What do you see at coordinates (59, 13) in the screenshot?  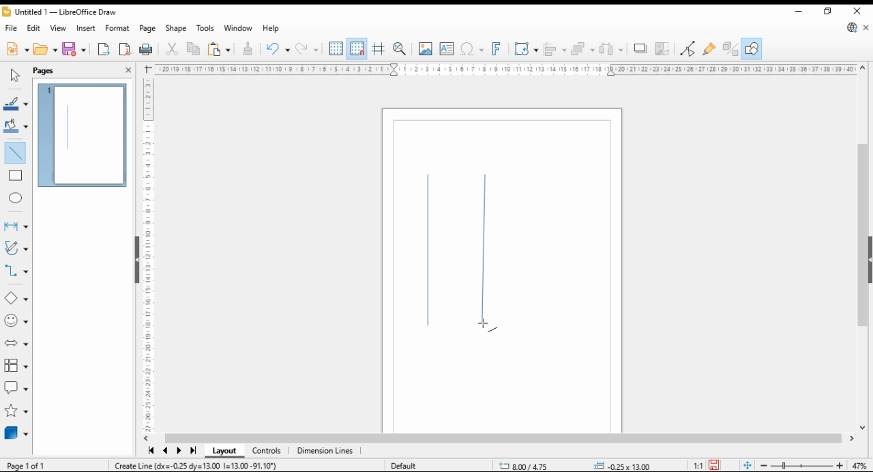 I see `Untitled 1 - LibreOffice Draw` at bounding box center [59, 13].